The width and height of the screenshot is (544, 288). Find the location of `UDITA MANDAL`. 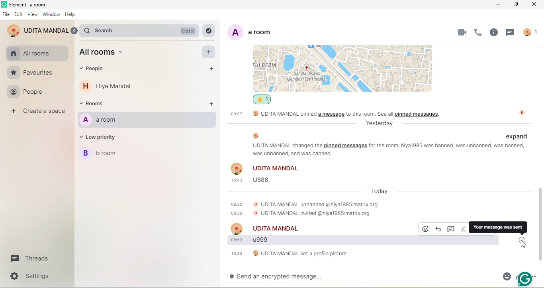

UDITA MANDAL is located at coordinates (266, 228).